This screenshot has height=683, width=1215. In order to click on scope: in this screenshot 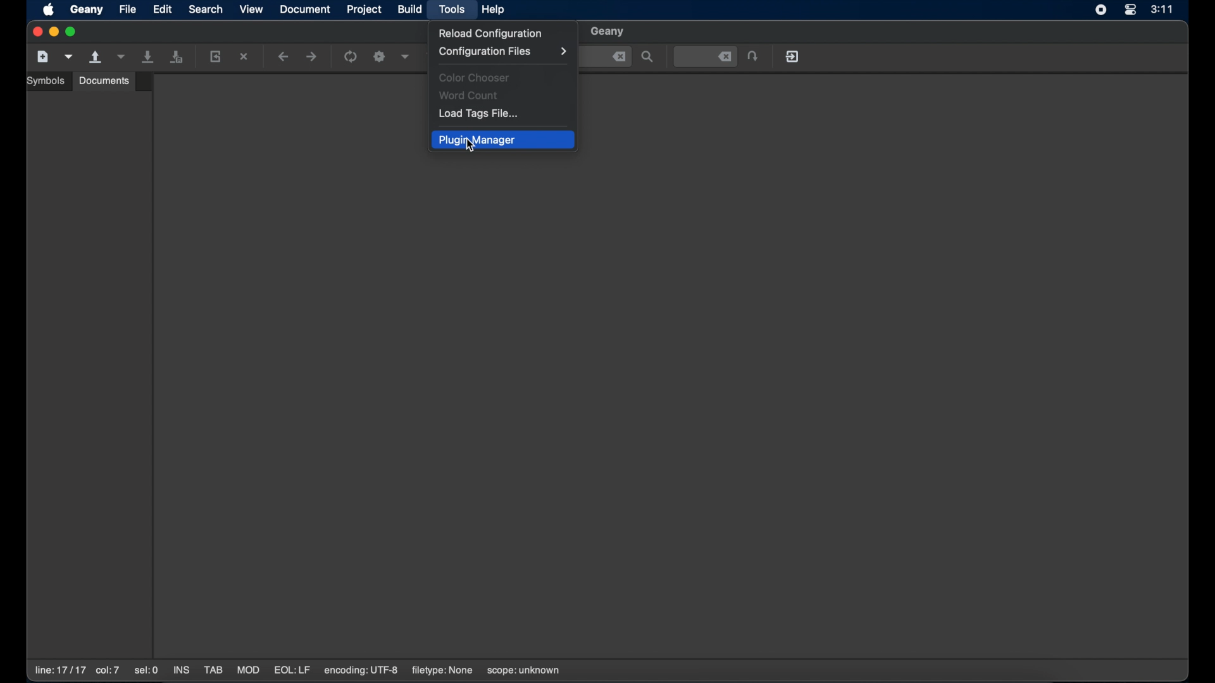, I will do `click(523, 671)`.